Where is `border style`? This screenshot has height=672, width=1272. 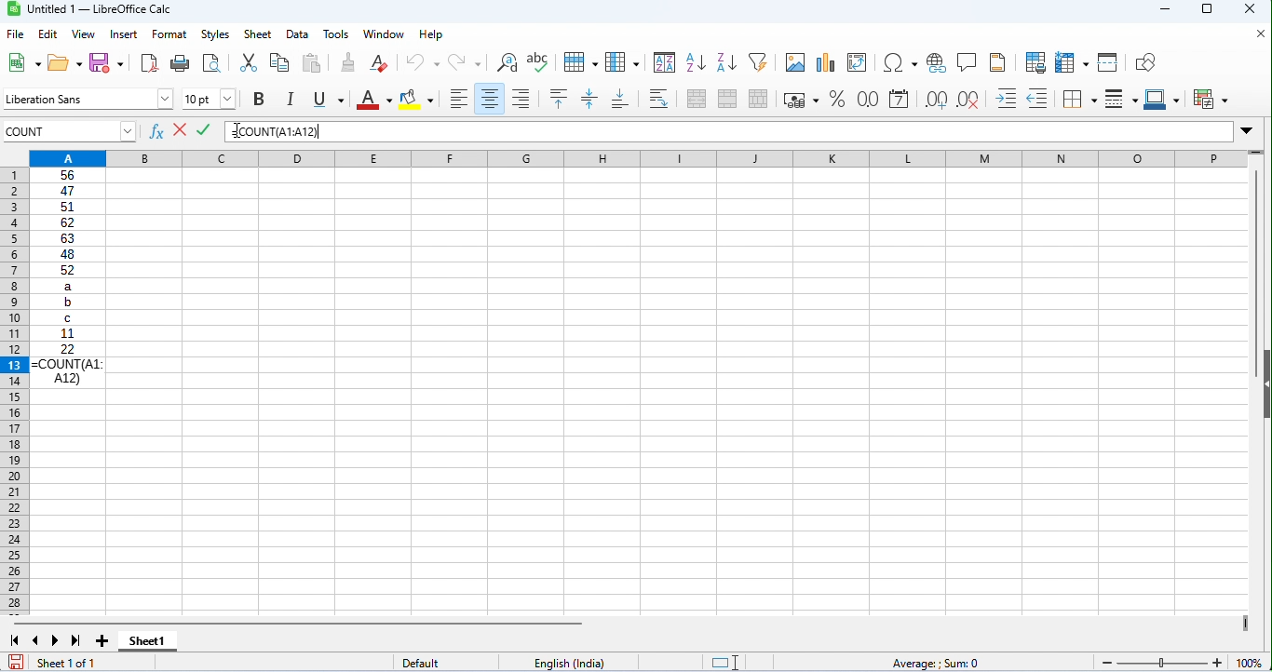 border style is located at coordinates (1121, 99).